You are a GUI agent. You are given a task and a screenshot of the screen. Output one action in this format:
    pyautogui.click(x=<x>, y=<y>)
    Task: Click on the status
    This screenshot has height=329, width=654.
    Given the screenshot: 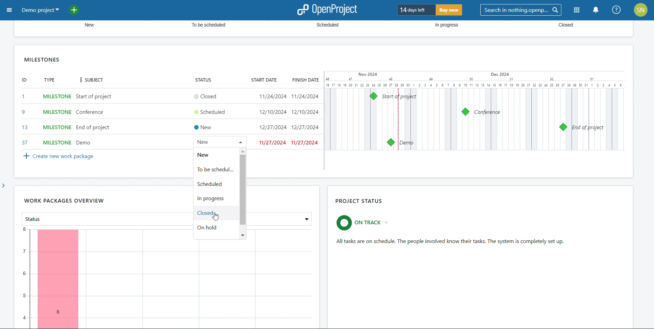 What is the action you would take?
    pyautogui.click(x=451, y=242)
    